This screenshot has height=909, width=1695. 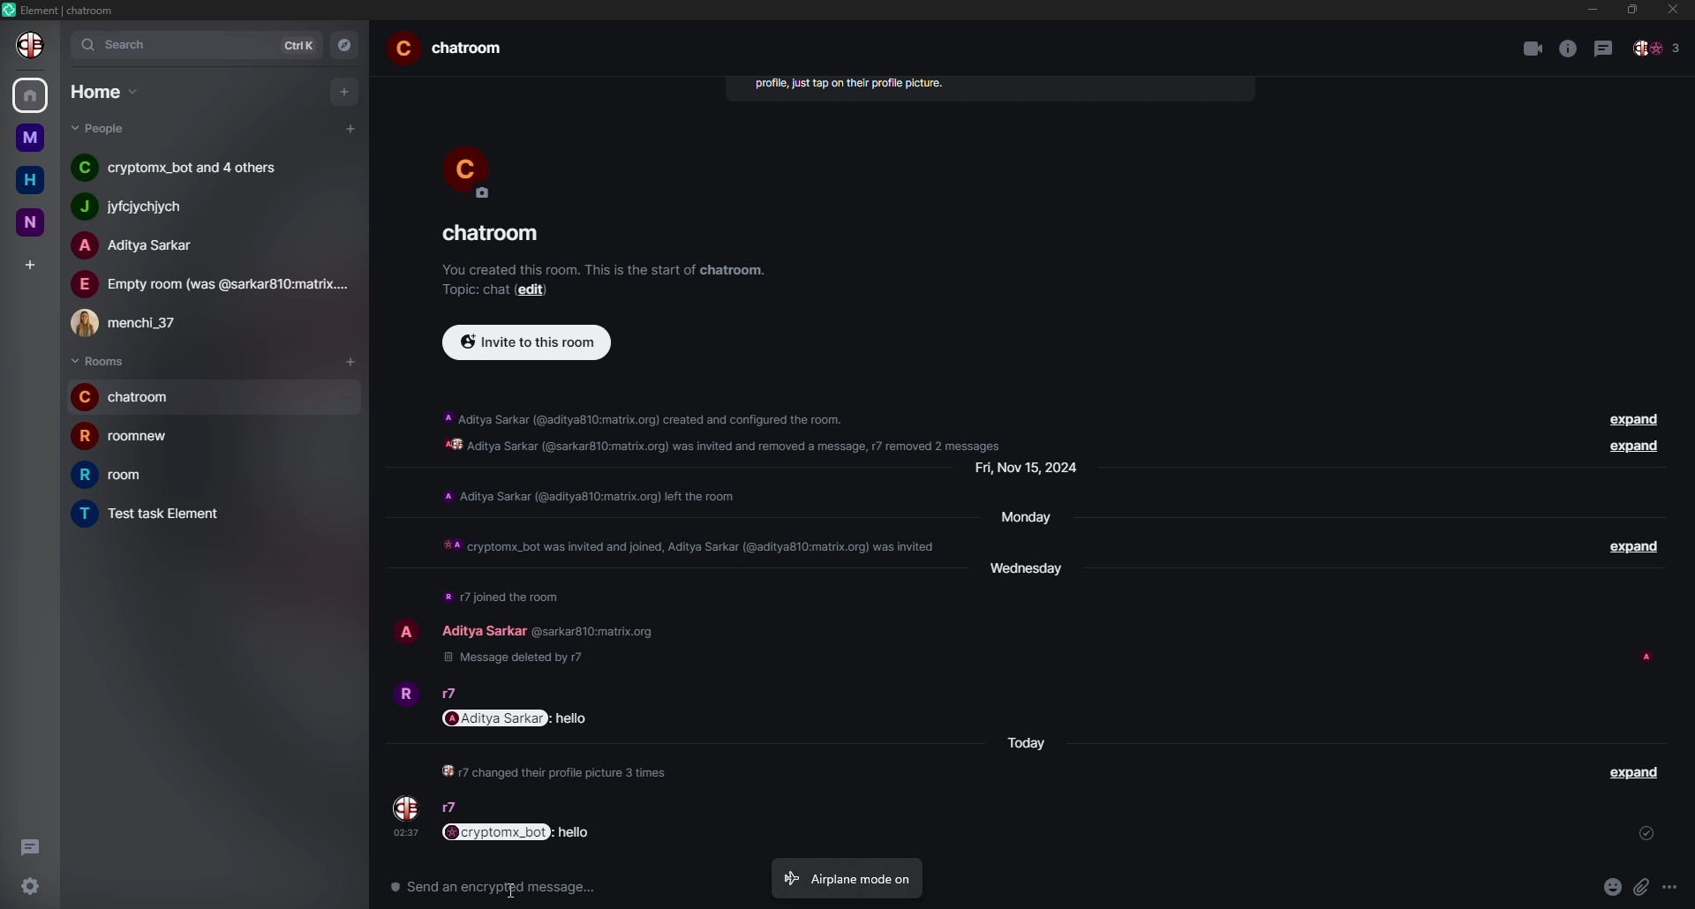 What do you see at coordinates (32, 96) in the screenshot?
I see `home` at bounding box center [32, 96].